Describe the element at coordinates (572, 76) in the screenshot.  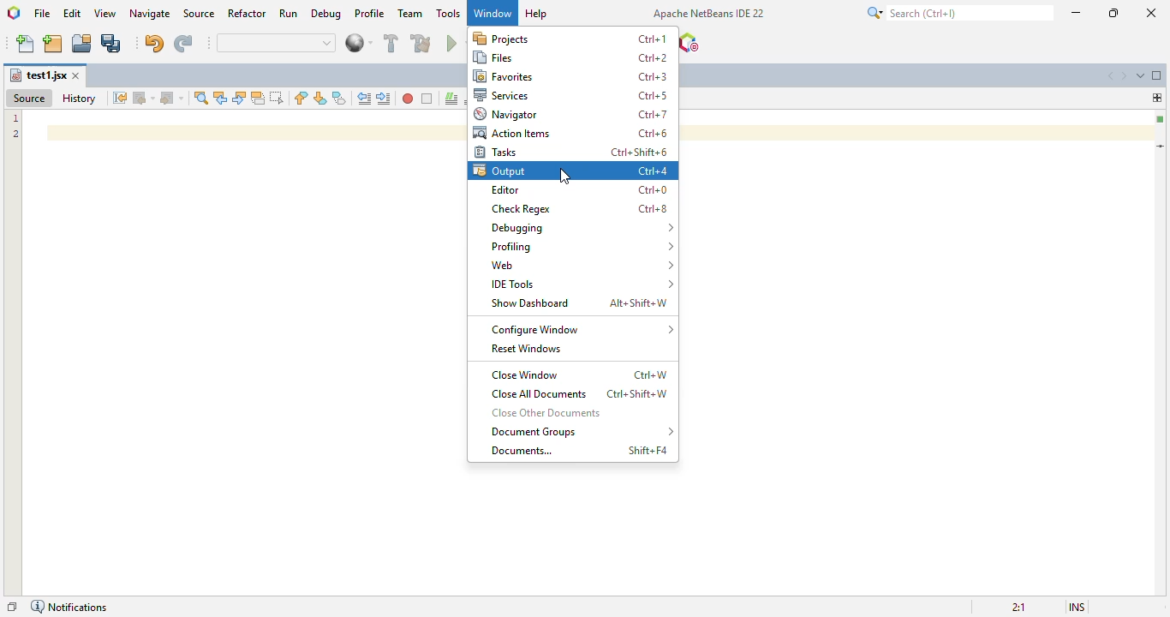
I see `Favorites Ctrl + 3` at that location.